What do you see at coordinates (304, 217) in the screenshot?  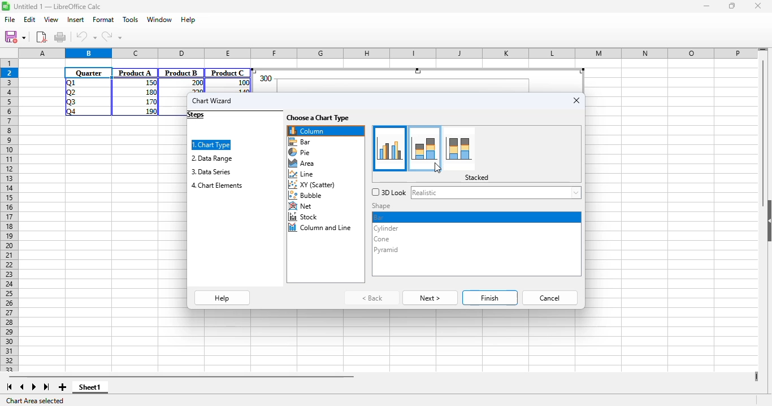 I see `stock` at bounding box center [304, 217].